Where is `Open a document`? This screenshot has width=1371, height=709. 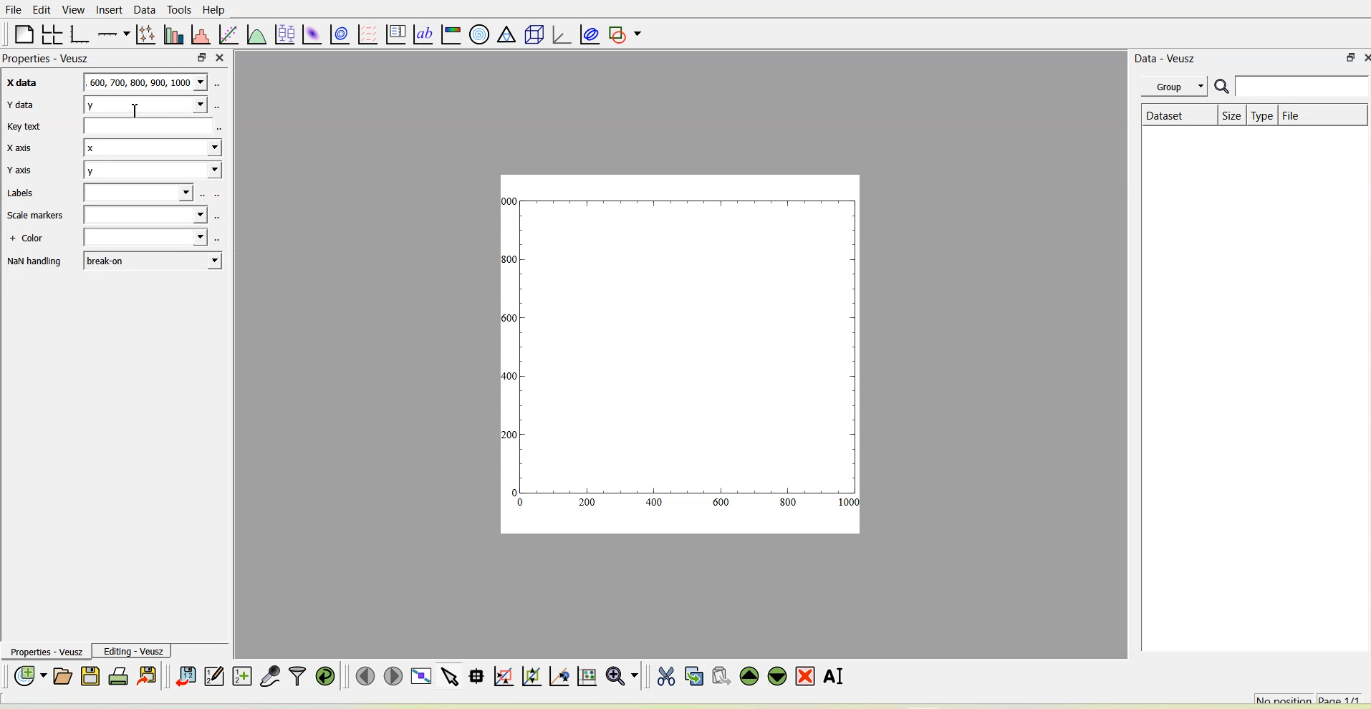 Open a document is located at coordinates (64, 677).